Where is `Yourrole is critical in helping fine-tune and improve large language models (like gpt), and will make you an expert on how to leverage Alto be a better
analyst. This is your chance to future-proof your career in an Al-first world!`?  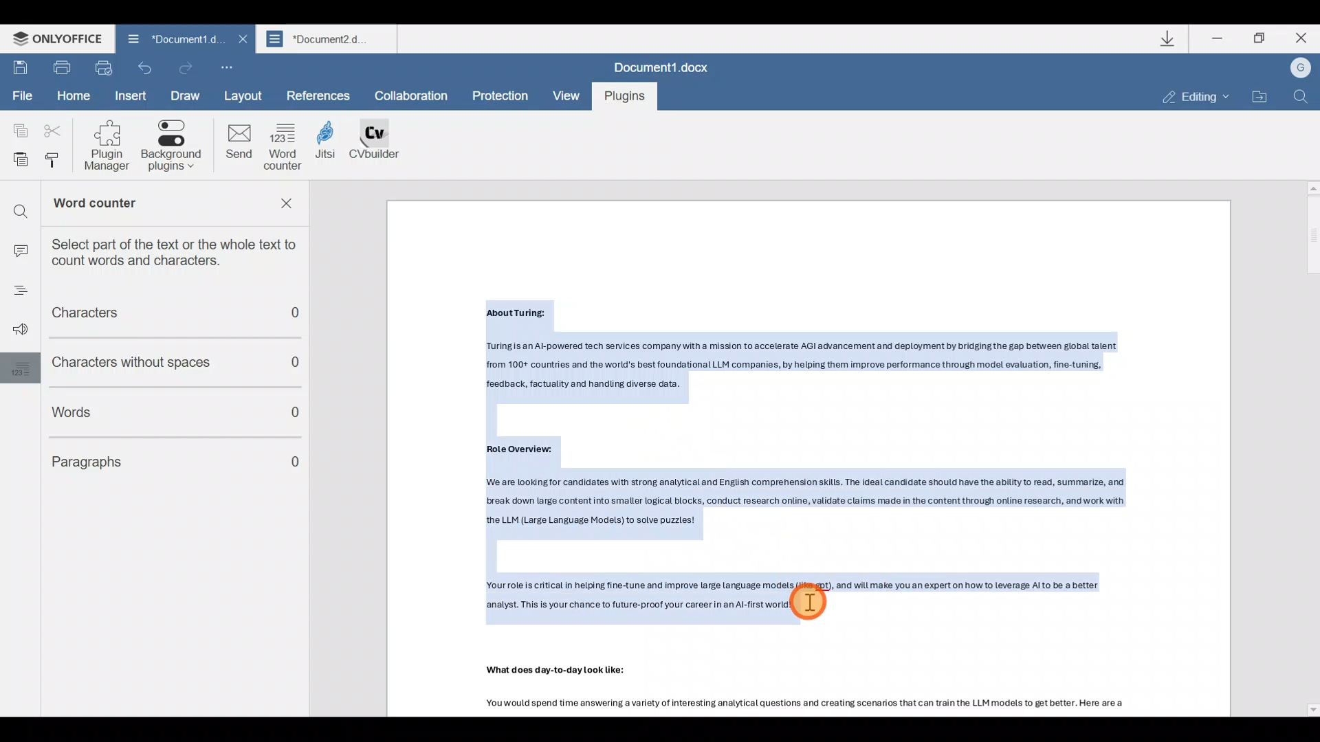 Yourrole is critical in helping fine-tune and improve large language models (like gpt), and will make you an expert on how to leverage Alto be a better
analyst. This is your chance to future-proof your career in an Al-first world! is located at coordinates (833, 596).